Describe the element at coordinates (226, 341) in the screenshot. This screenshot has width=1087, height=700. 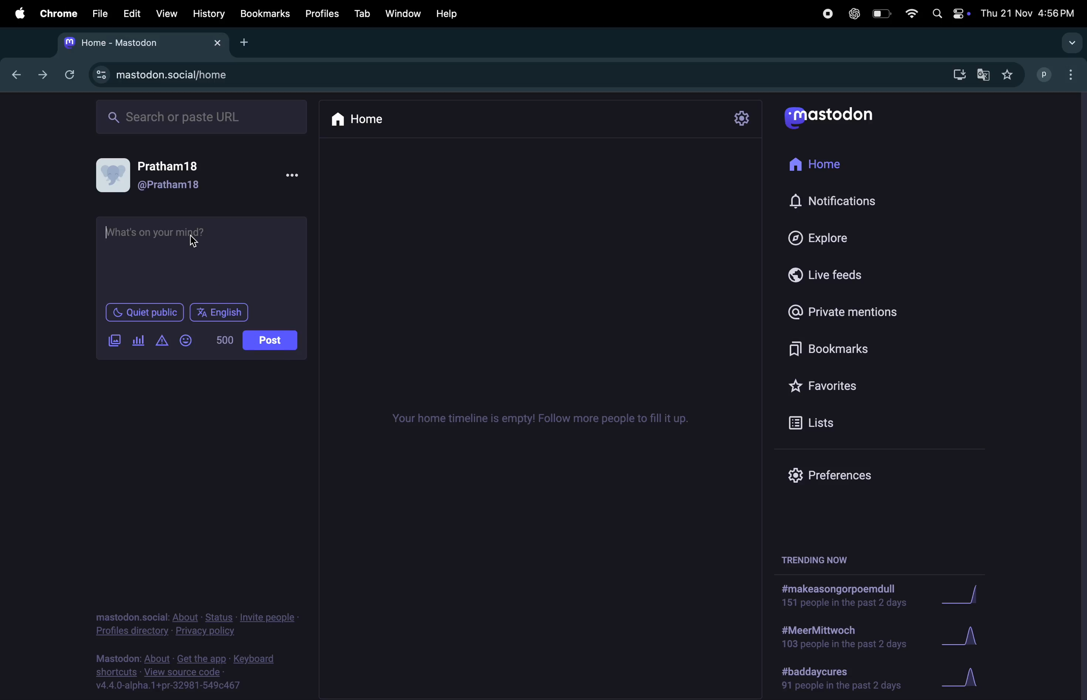
I see `no of words` at that location.